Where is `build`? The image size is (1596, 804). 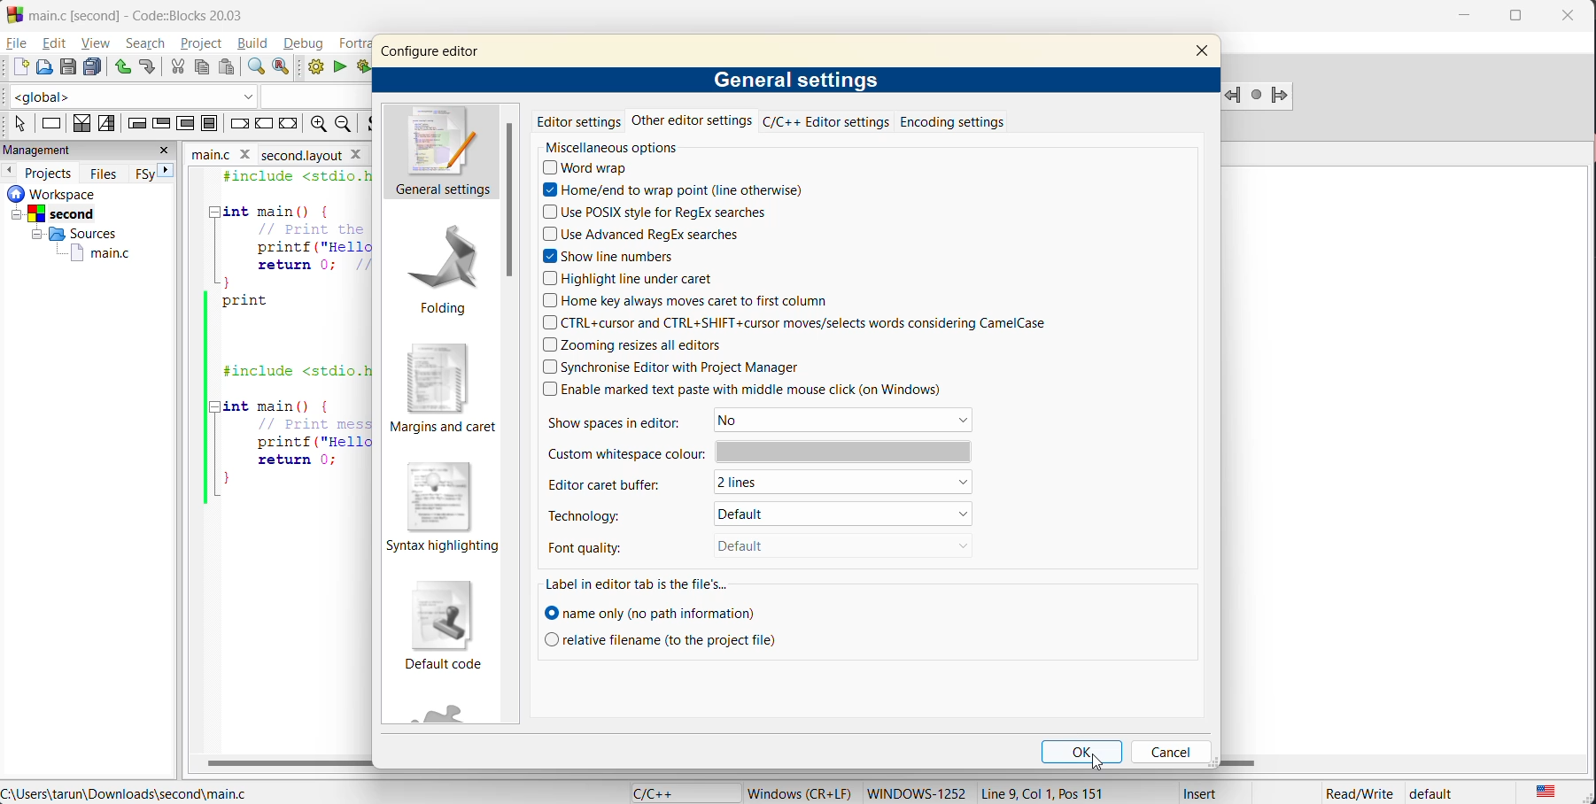
build is located at coordinates (255, 43).